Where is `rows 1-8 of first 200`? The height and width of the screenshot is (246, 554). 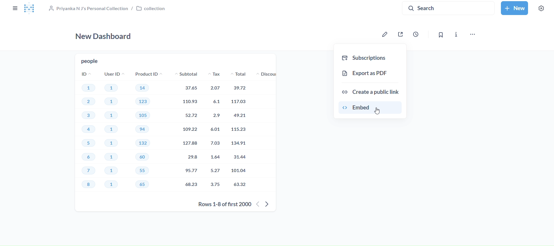
rows 1-8 of first 200 is located at coordinates (222, 205).